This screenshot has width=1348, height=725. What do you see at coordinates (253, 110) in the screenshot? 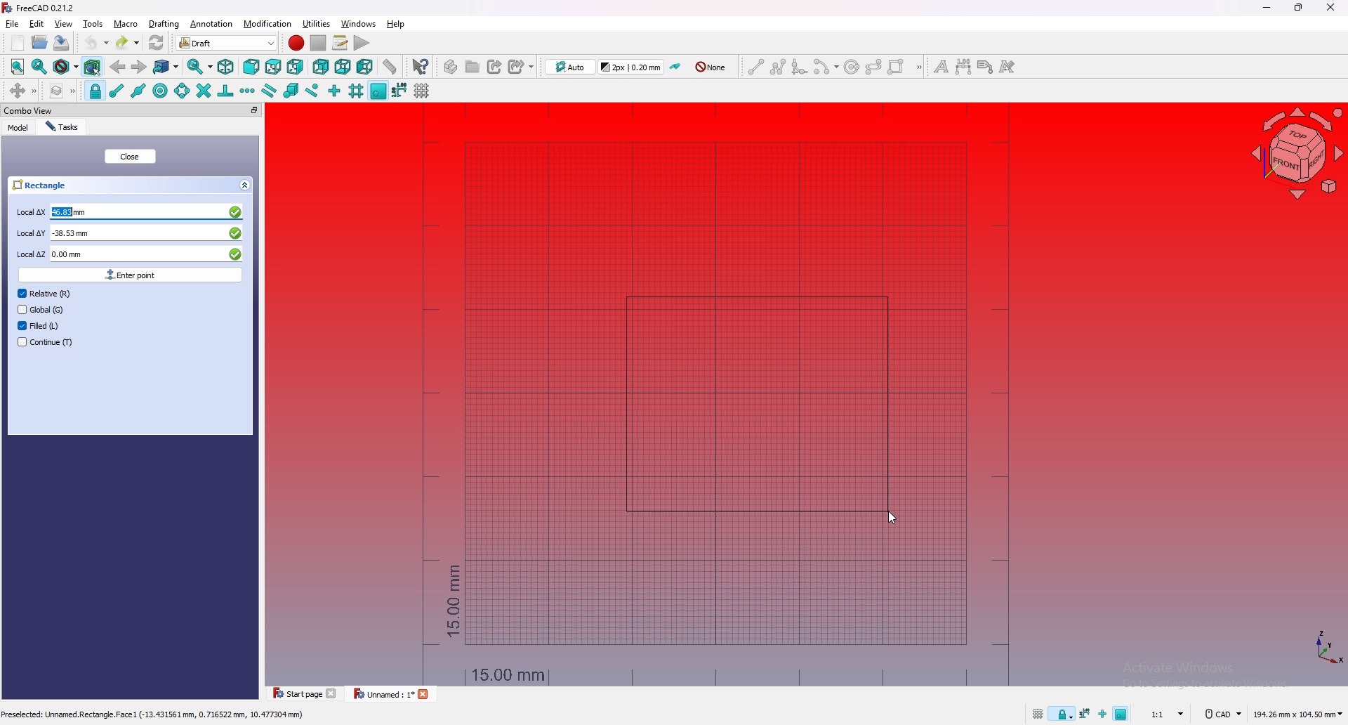
I see `pop out` at bounding box center [253, 110].